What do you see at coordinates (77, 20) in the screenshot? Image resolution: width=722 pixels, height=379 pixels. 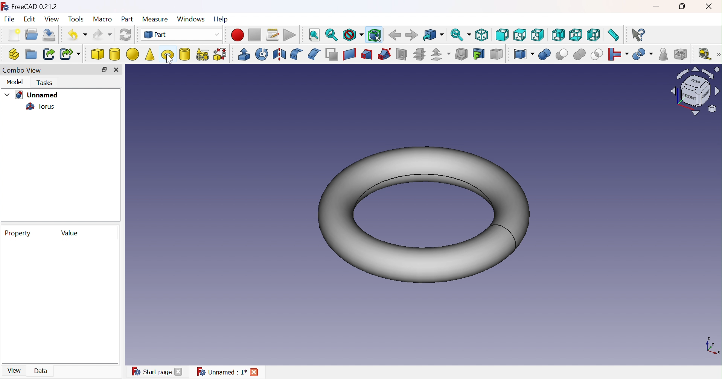 I see `Tools` at bounding box center [77, 20].